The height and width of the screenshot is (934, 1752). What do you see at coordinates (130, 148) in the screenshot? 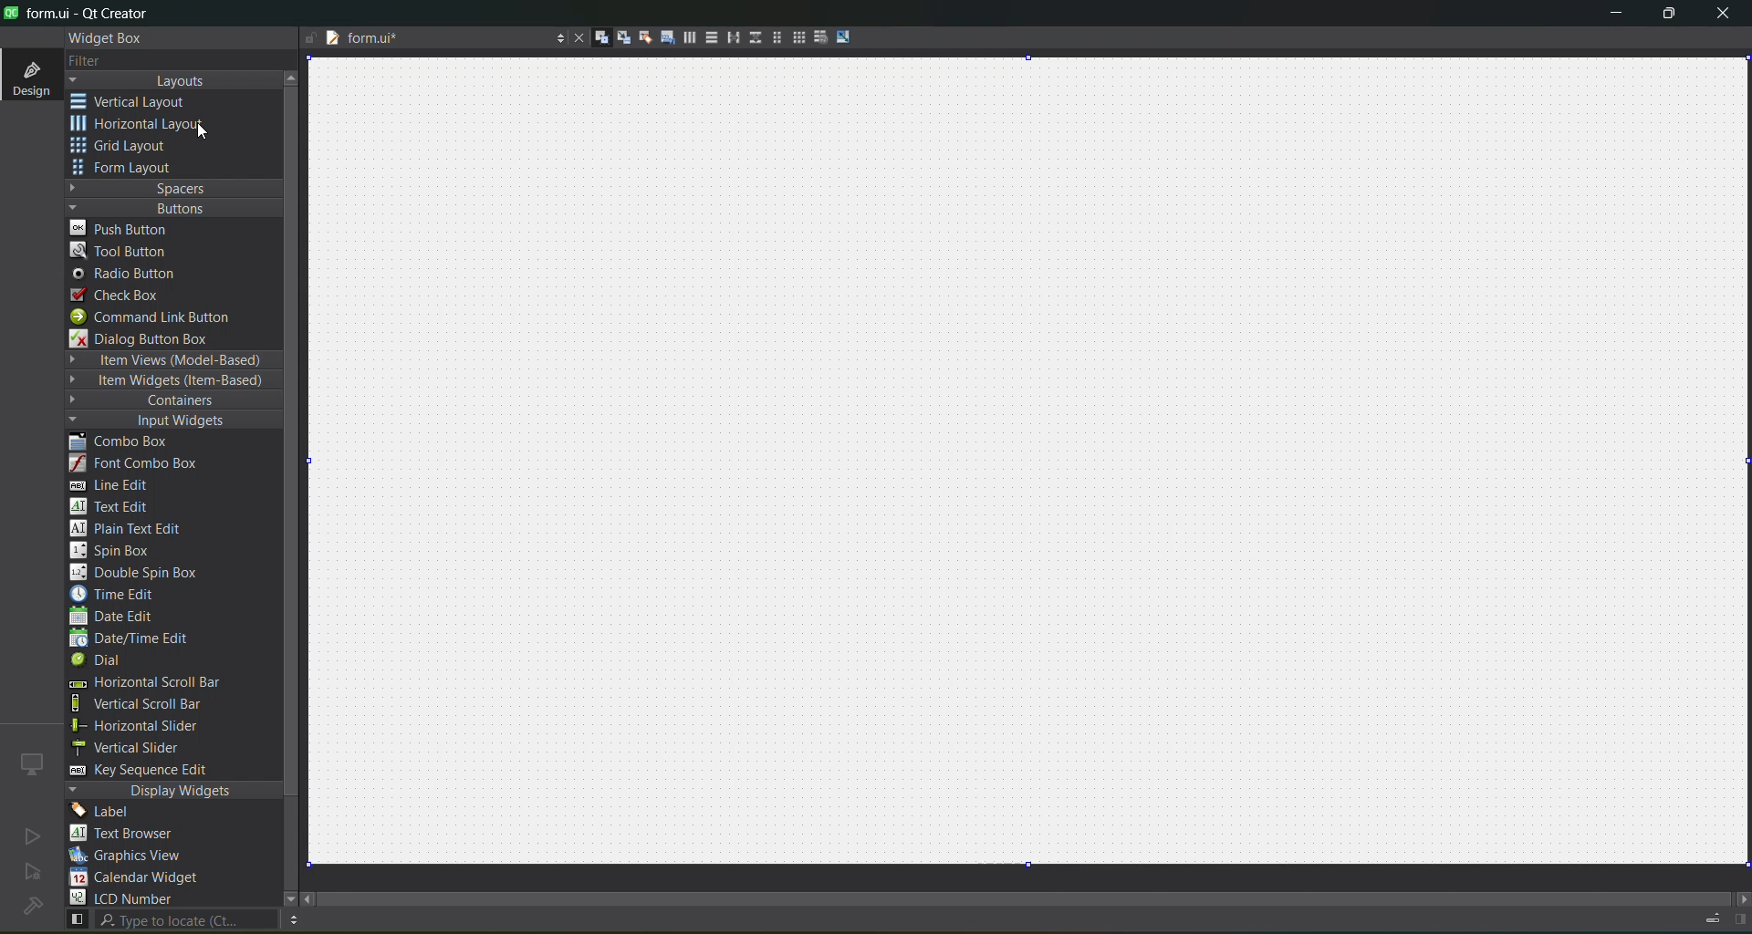
I see `grid` at bounding box center [130, 148].